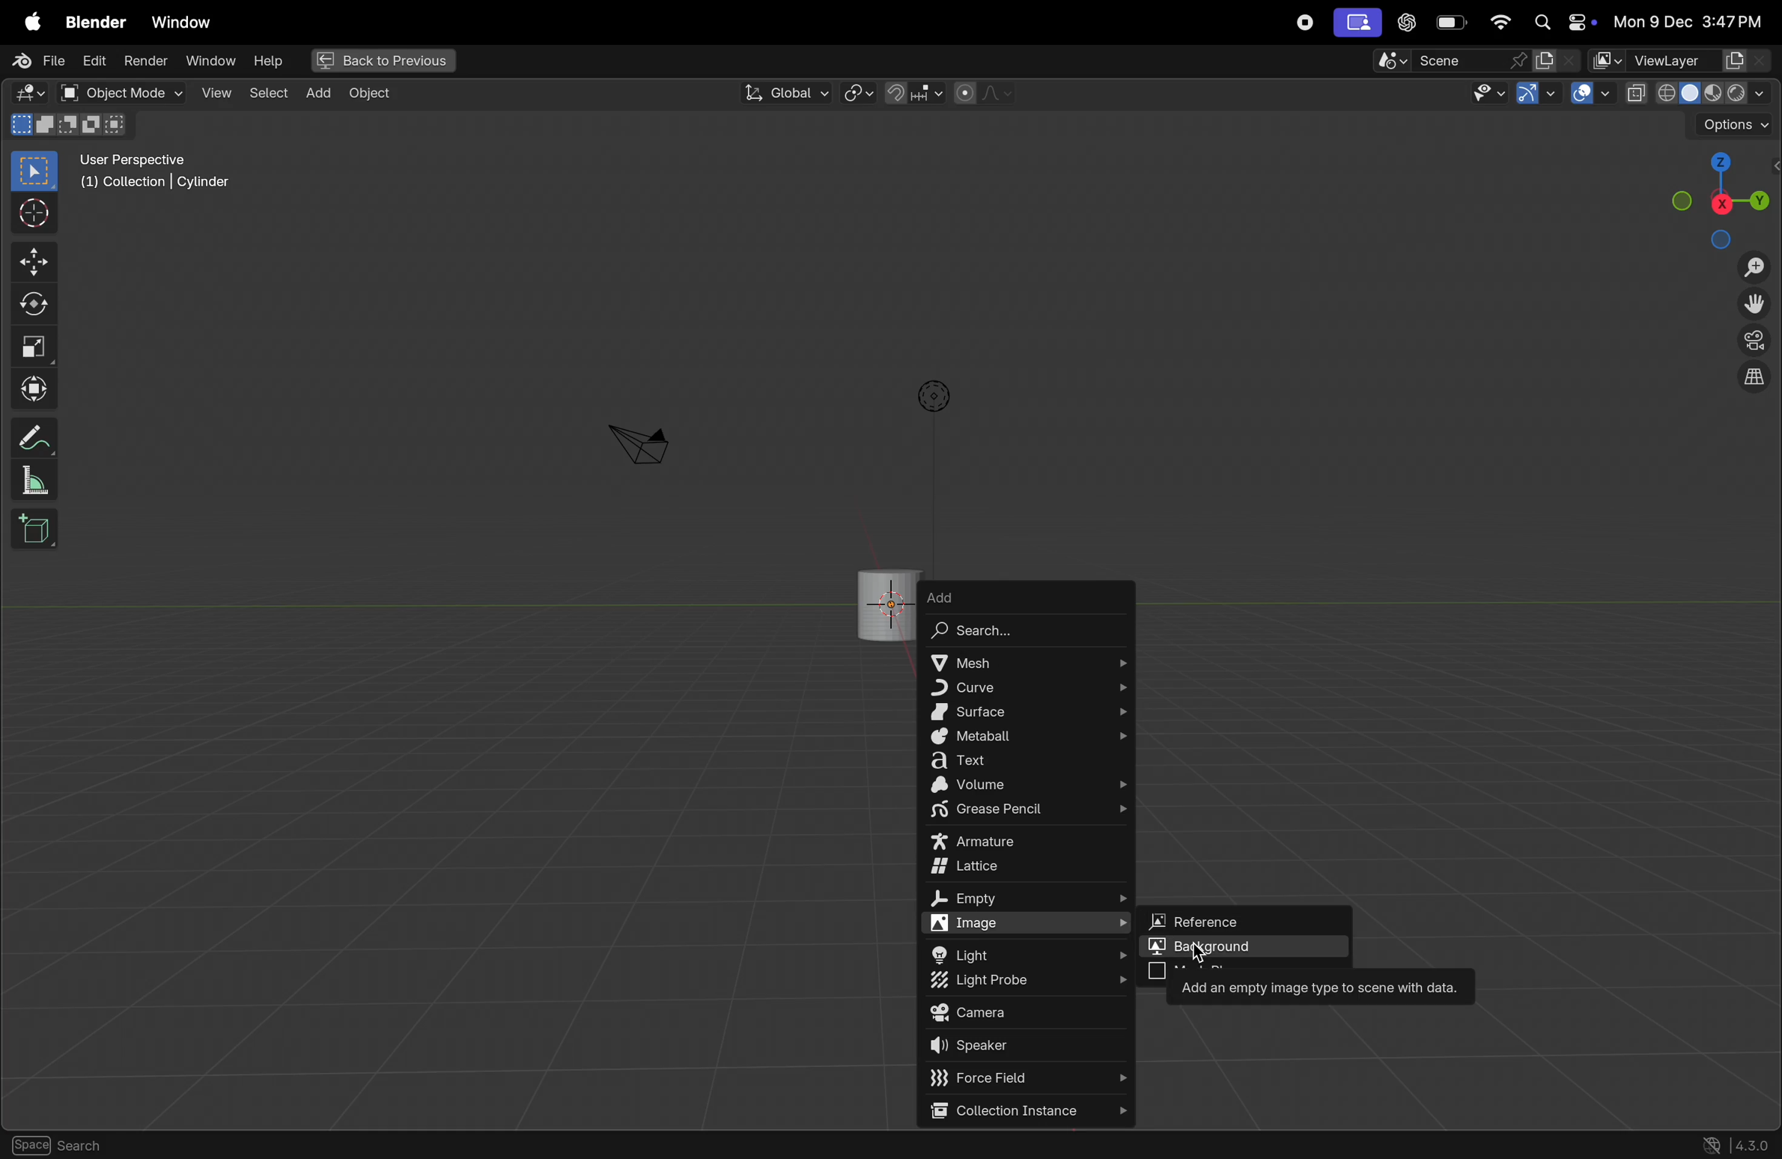 Image resolution: width=1782 pixels, height=1159 pixels. I want to click on collection instance, so click(1026, 1111).